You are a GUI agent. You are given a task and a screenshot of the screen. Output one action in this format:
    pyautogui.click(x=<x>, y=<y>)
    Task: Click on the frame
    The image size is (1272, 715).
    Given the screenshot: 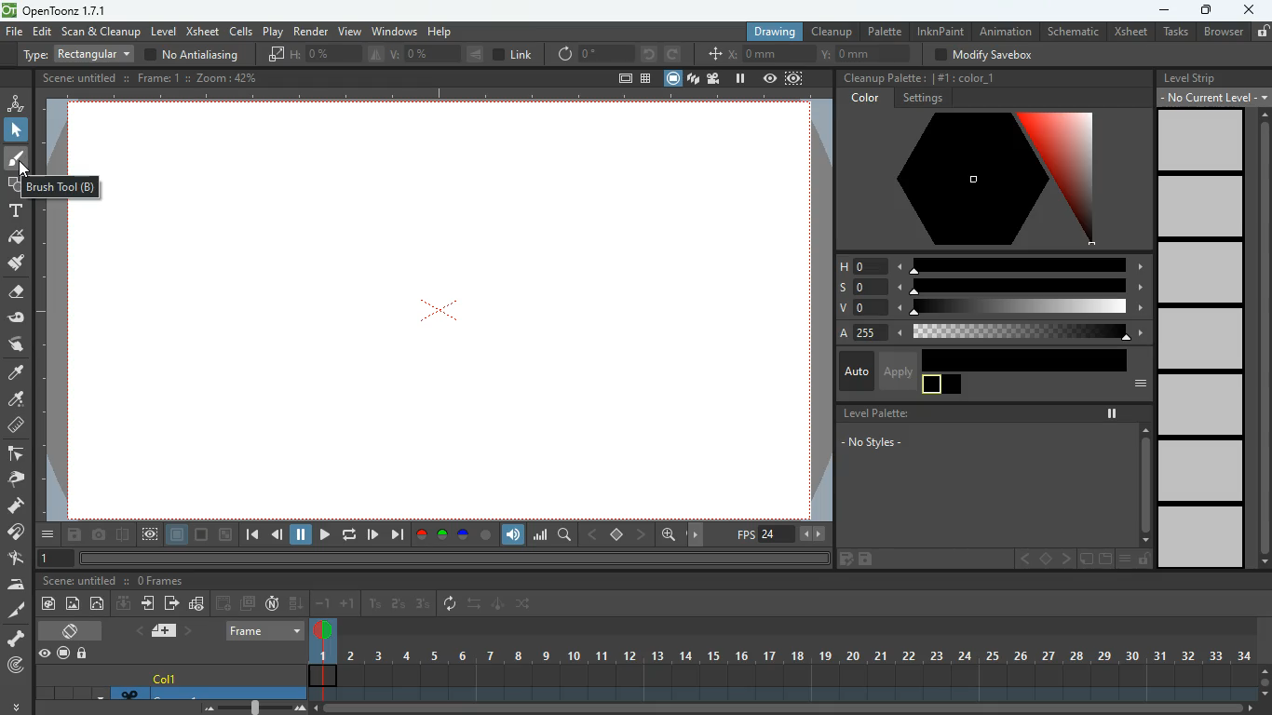 What is the action you would take?
    pyautogui.click(x=150, y=535)
    